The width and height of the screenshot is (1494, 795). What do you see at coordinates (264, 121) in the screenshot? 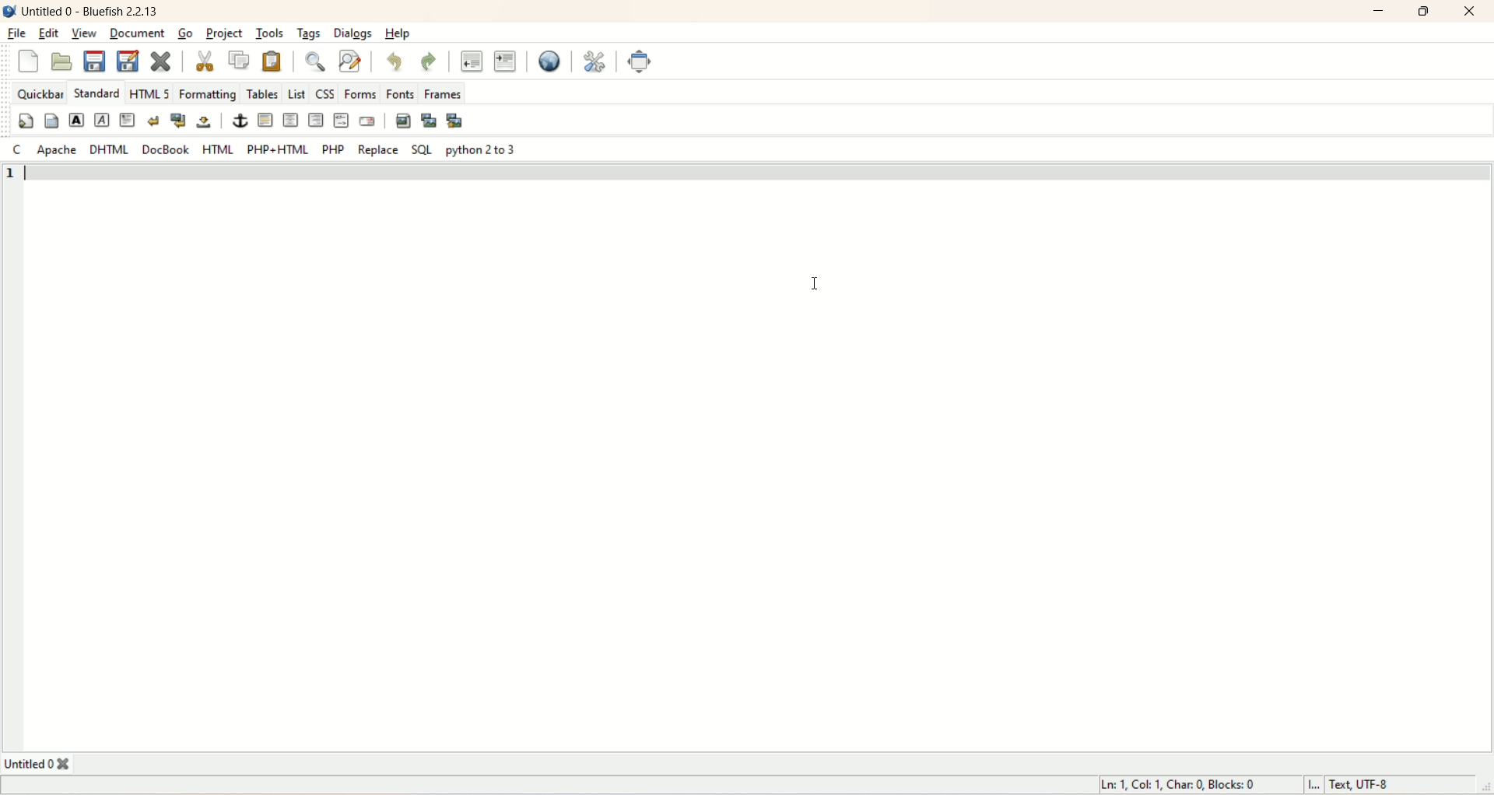
I see `horizontal rule` at bounding box center [264, 121].